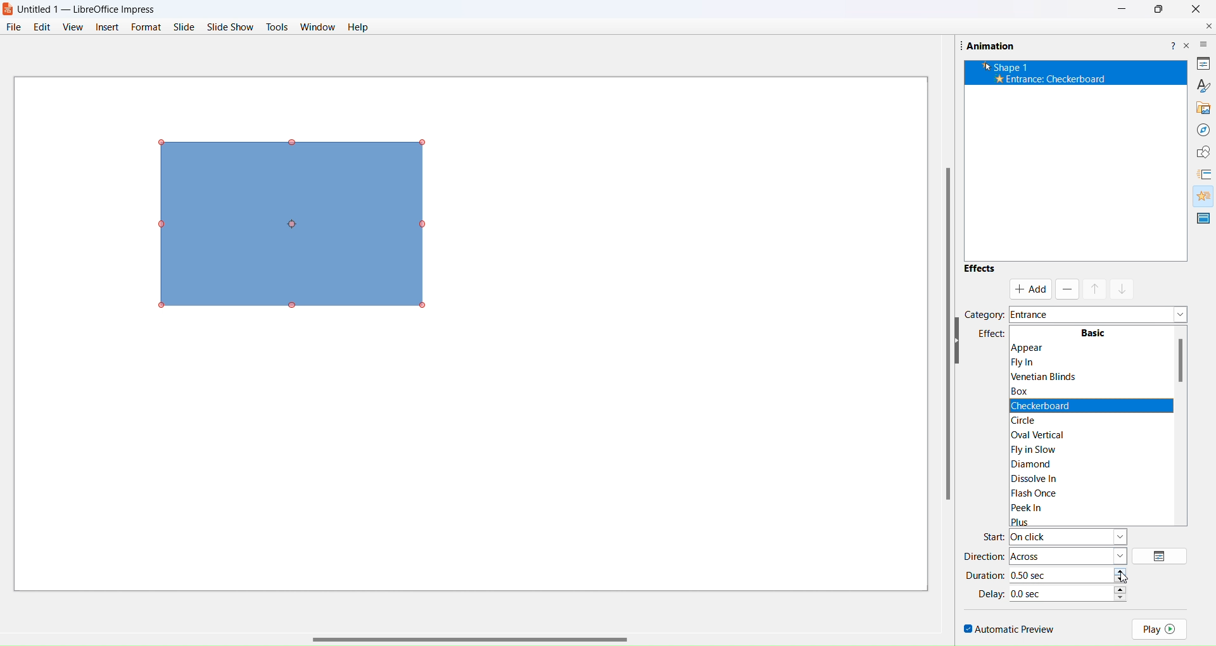 The width and height of the screenshot is (1216, 646). What do you see at coordinates (1094, 288) in the screenshot?
I see `mask up` at bounding box center [1094, 288].